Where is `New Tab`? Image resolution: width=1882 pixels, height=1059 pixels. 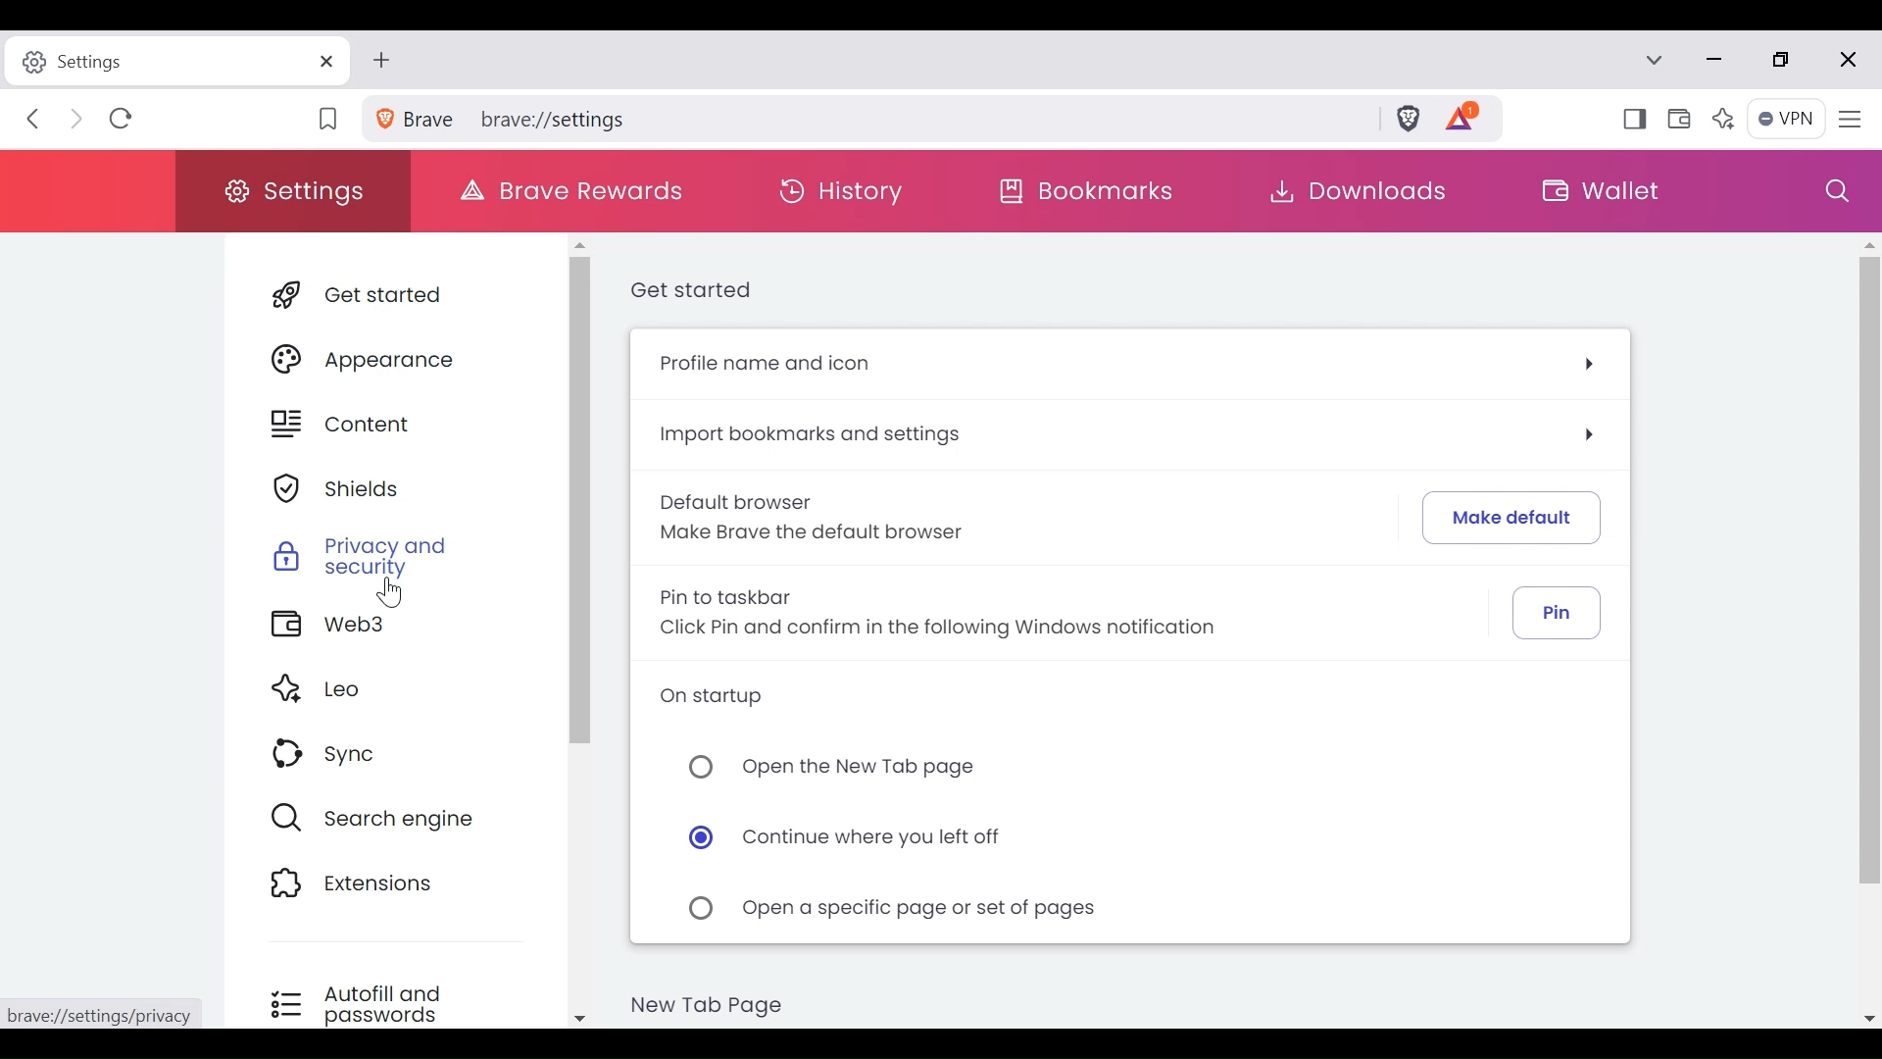 New Tab is located at coordinates (386, 62).